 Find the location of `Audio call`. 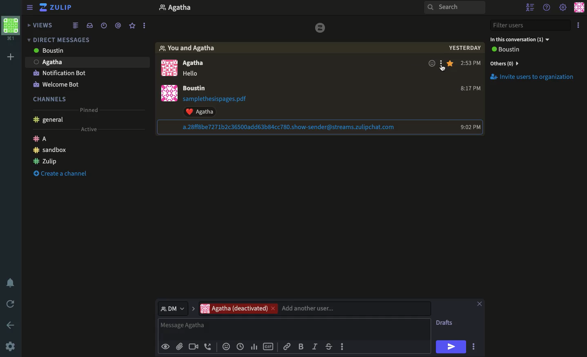

Audio call is located at coordinates (208, 347).